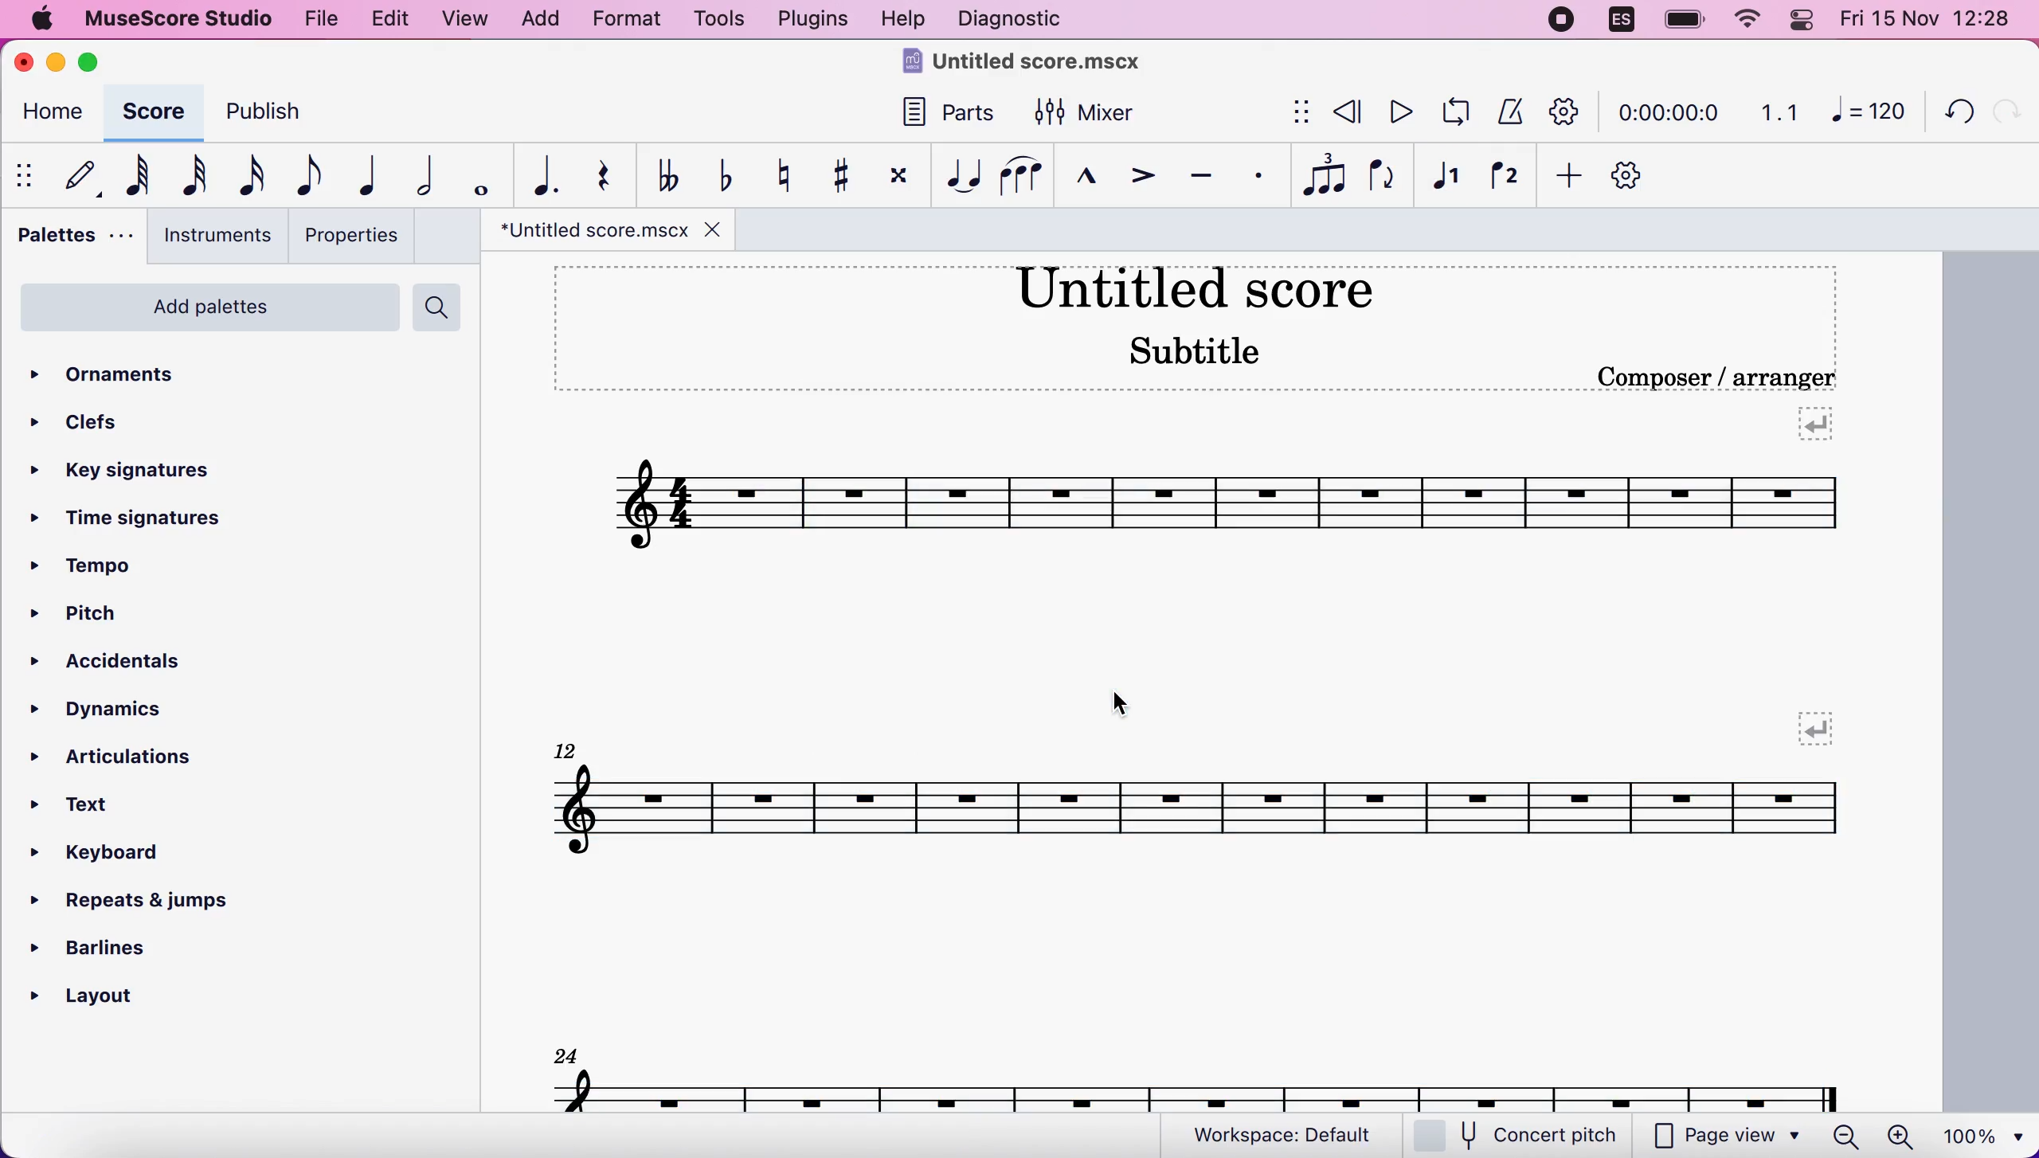  Describe the element at coordinates (441, 307) in the screenshot. I see `search` at that location.